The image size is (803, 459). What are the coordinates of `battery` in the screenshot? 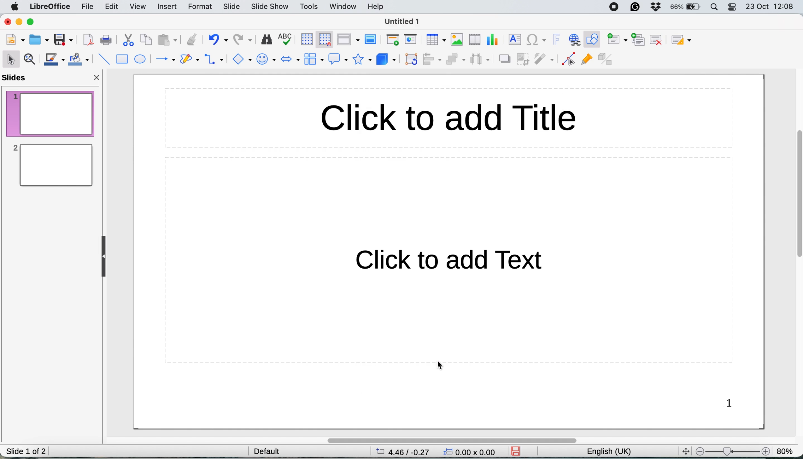 It's located at (686, 7).